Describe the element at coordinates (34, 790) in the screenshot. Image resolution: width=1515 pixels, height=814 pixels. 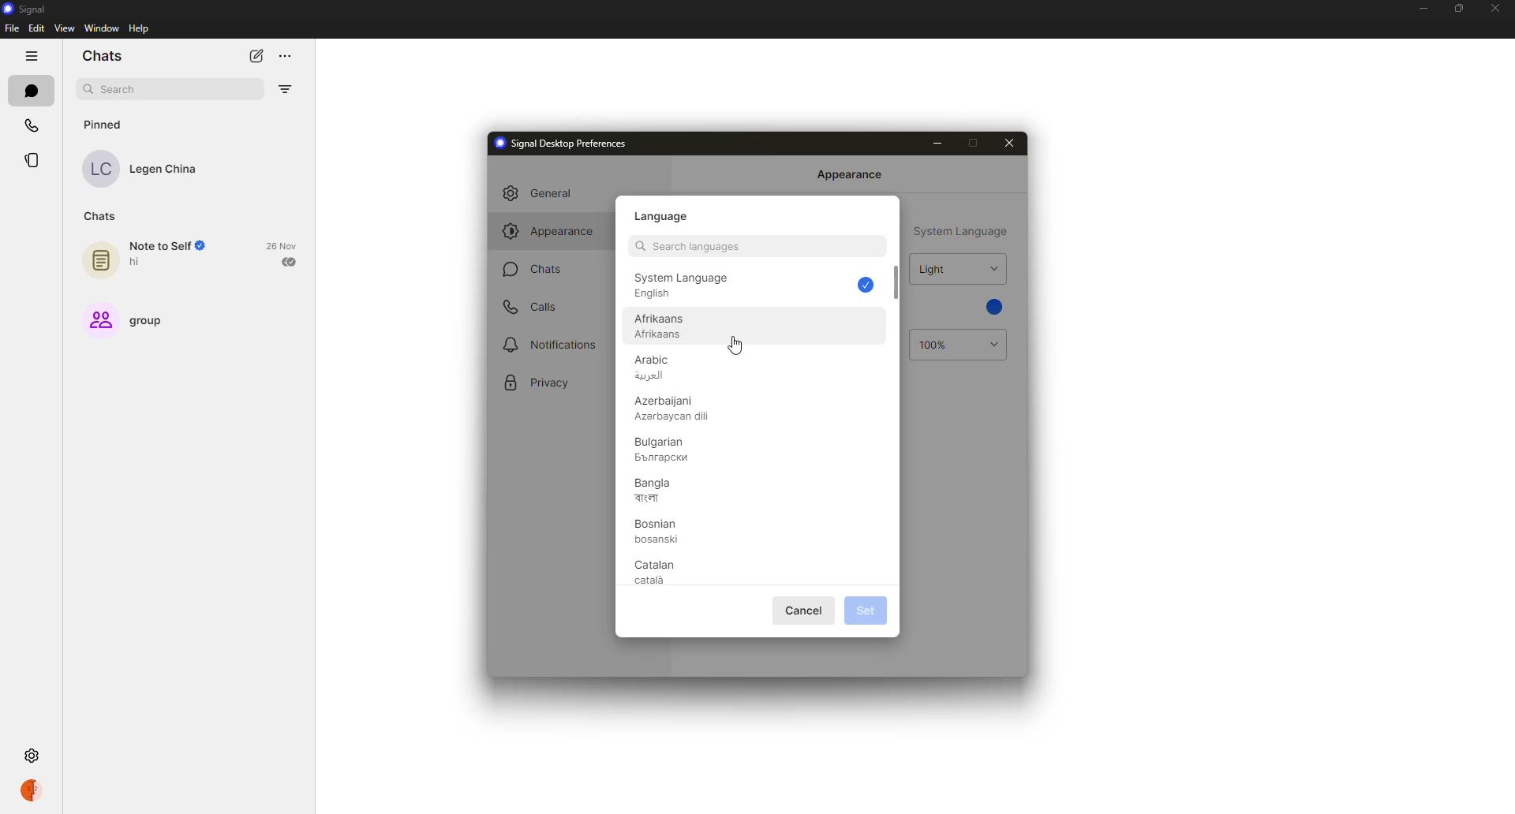
I see `profile` at that location.